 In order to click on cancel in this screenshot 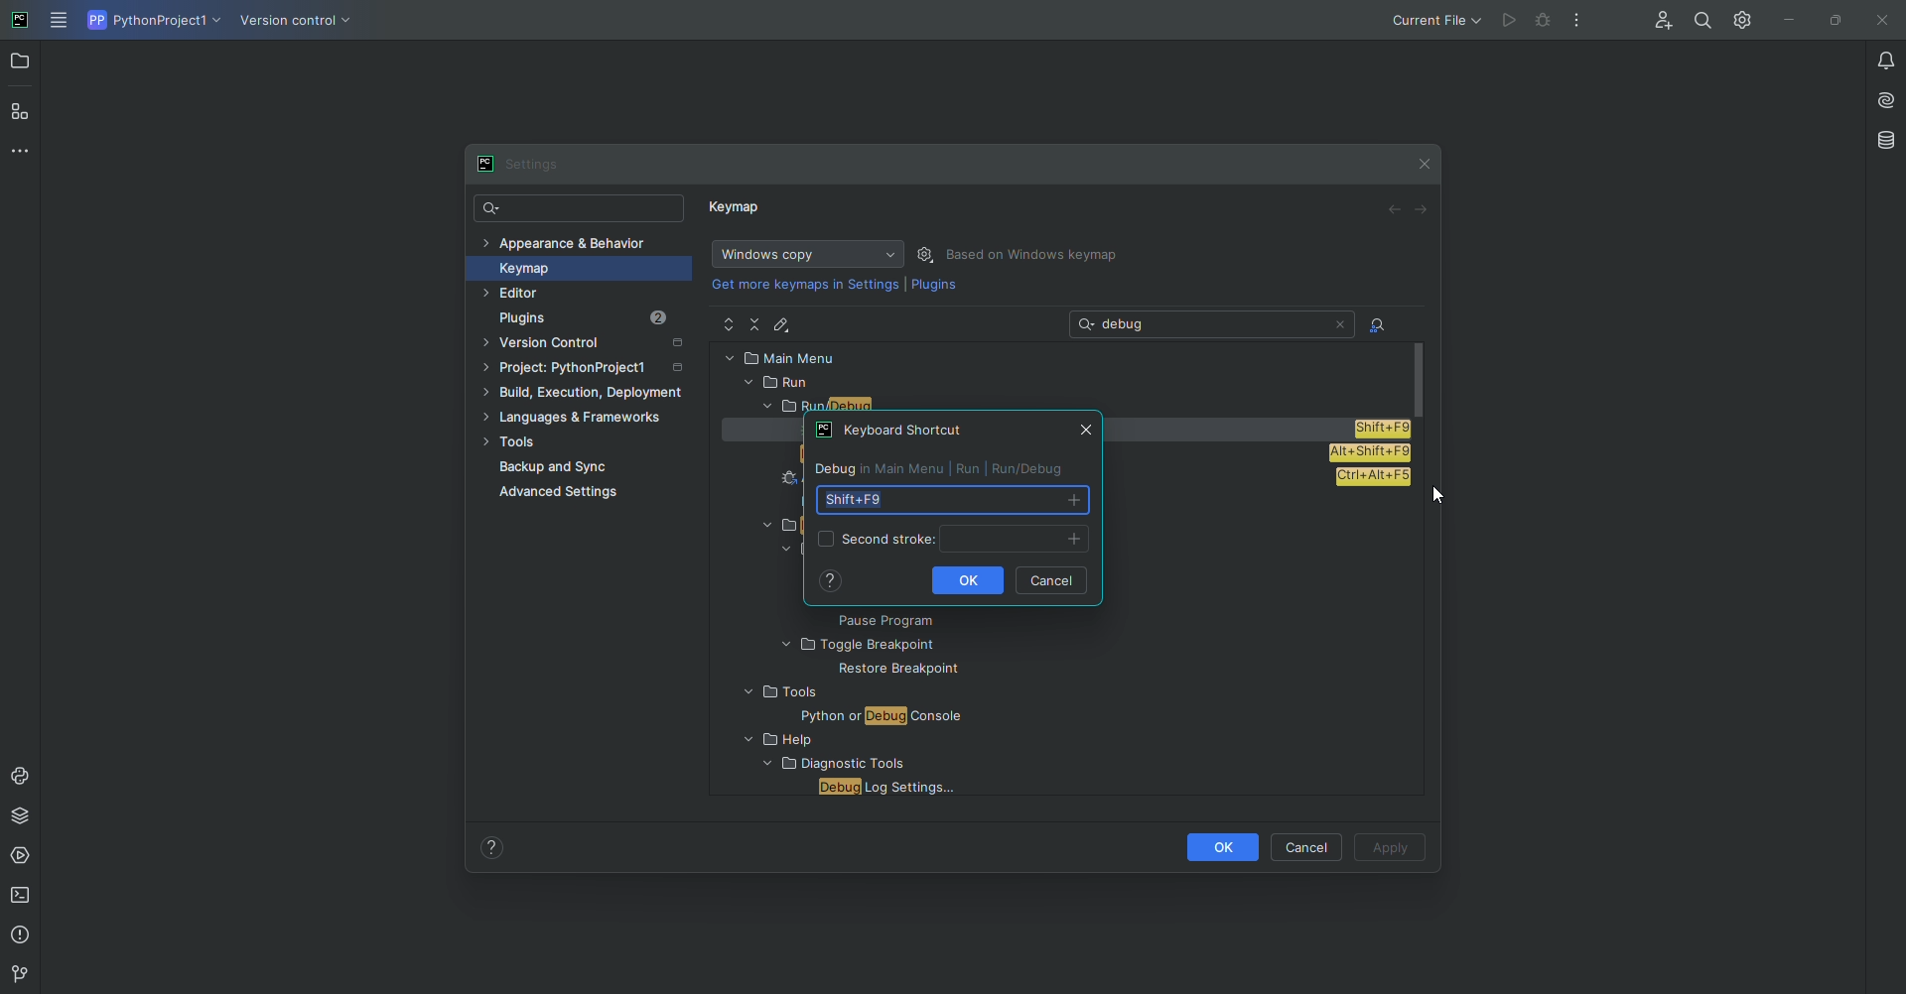, I will do `click(1052, 580)`.